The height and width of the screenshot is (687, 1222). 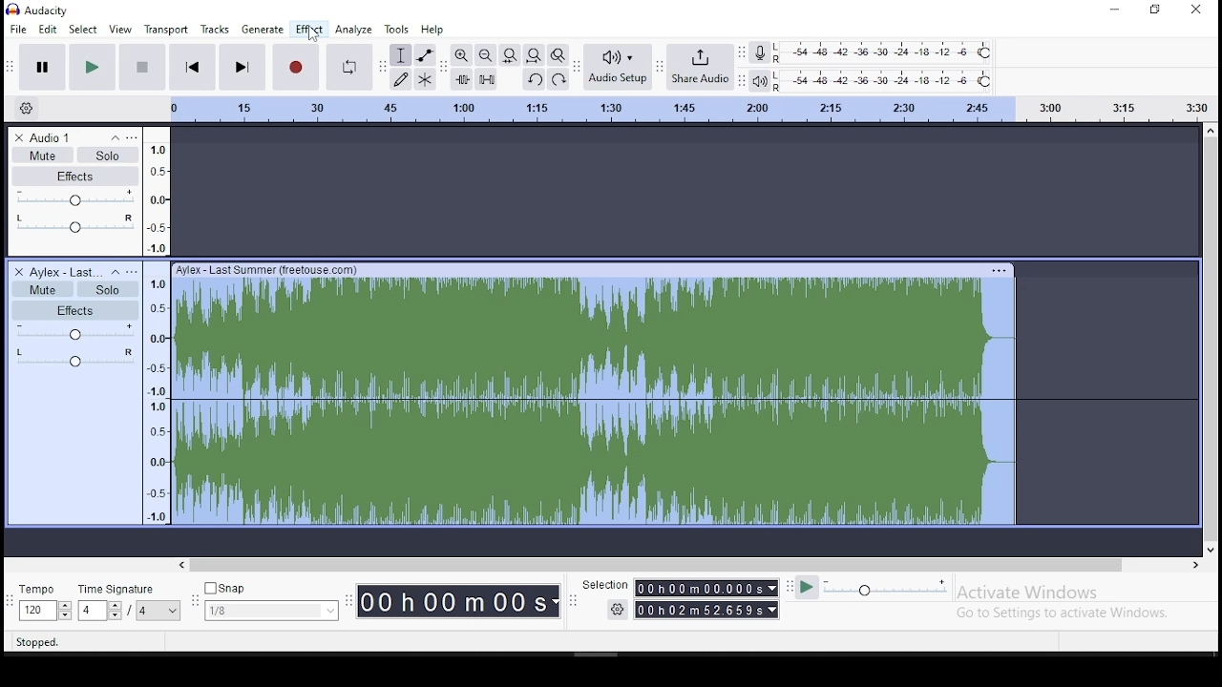 I want to click on selection, so click(x=681, y=598).